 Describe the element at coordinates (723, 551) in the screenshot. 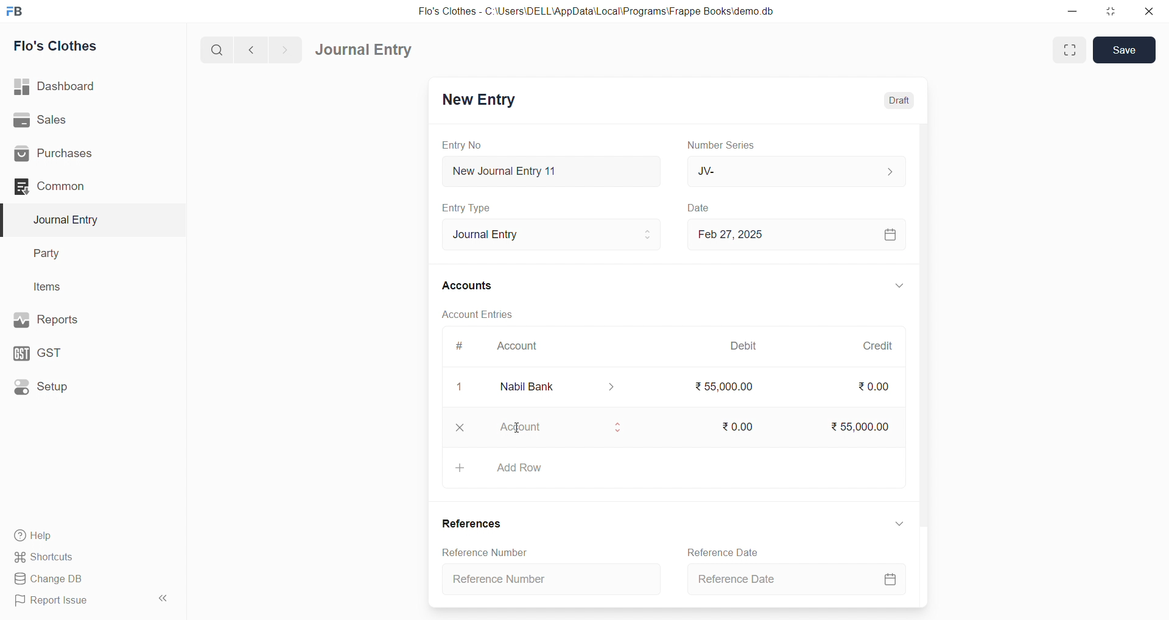

I see `Reference Date` at that location.